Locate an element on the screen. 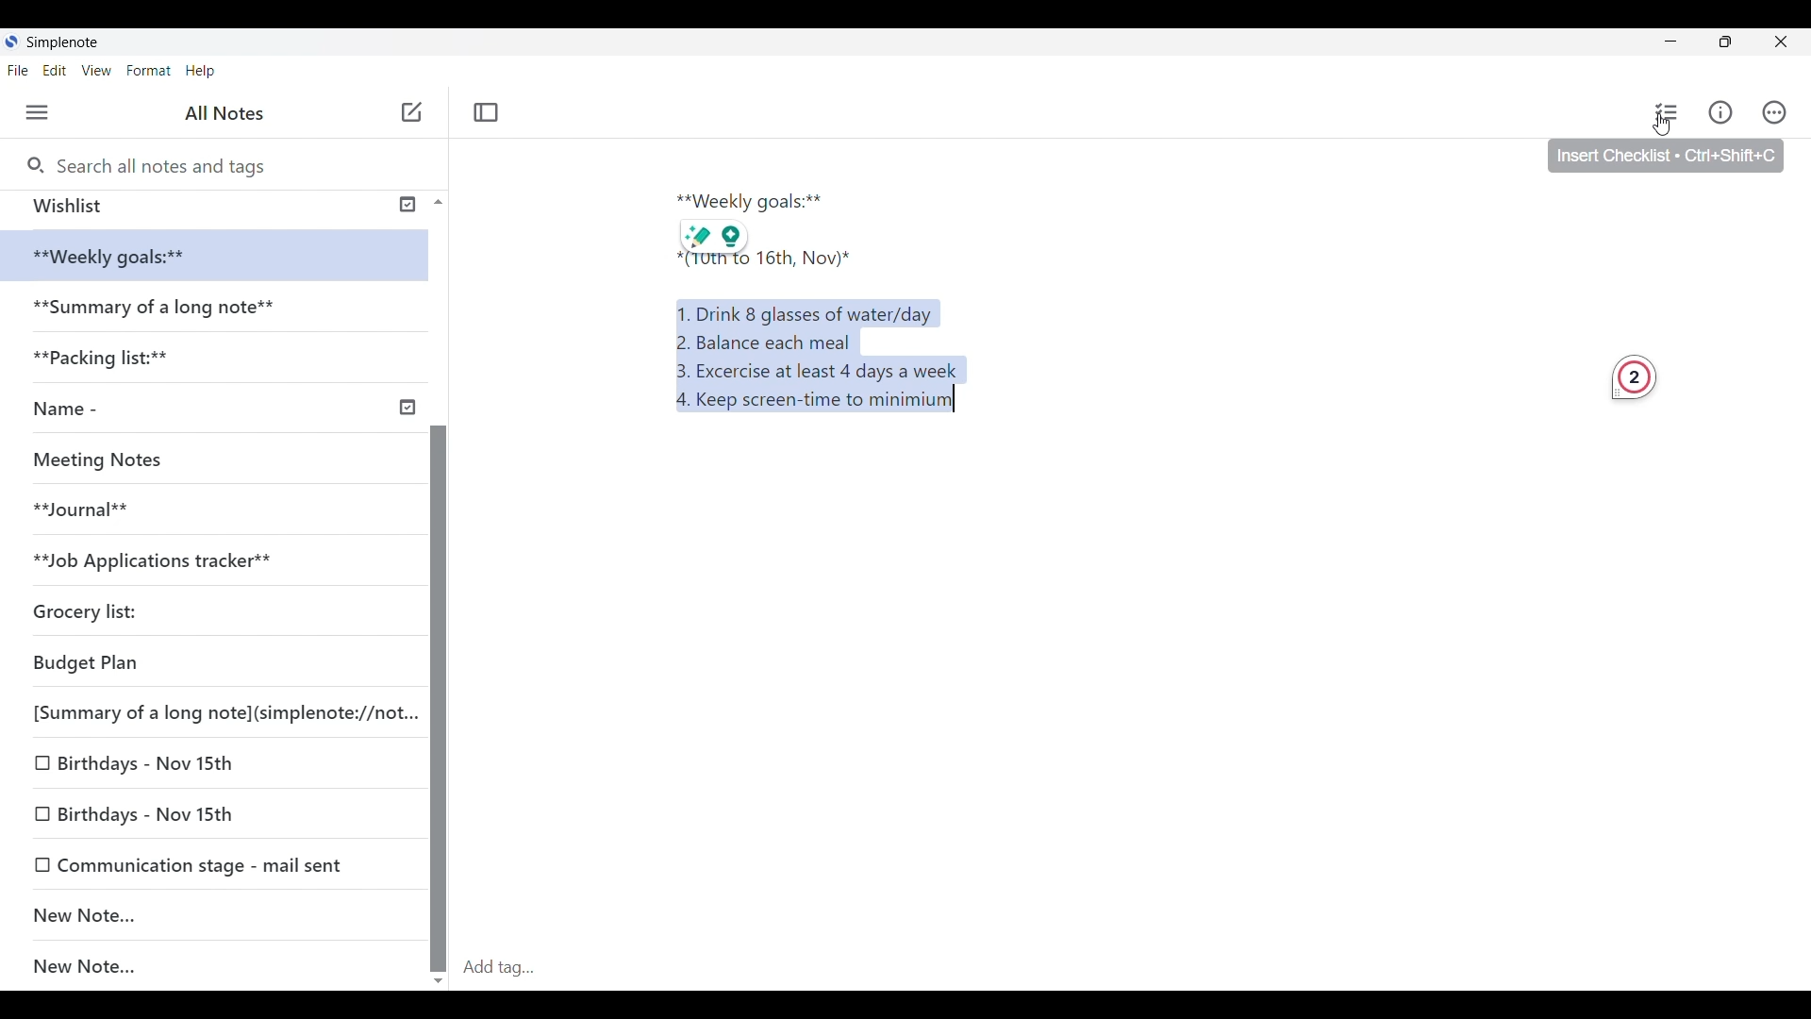 Image resolution: width=1811 pixels, height=1019 pixels. Grocery list: is located at coordinates (114, 606).